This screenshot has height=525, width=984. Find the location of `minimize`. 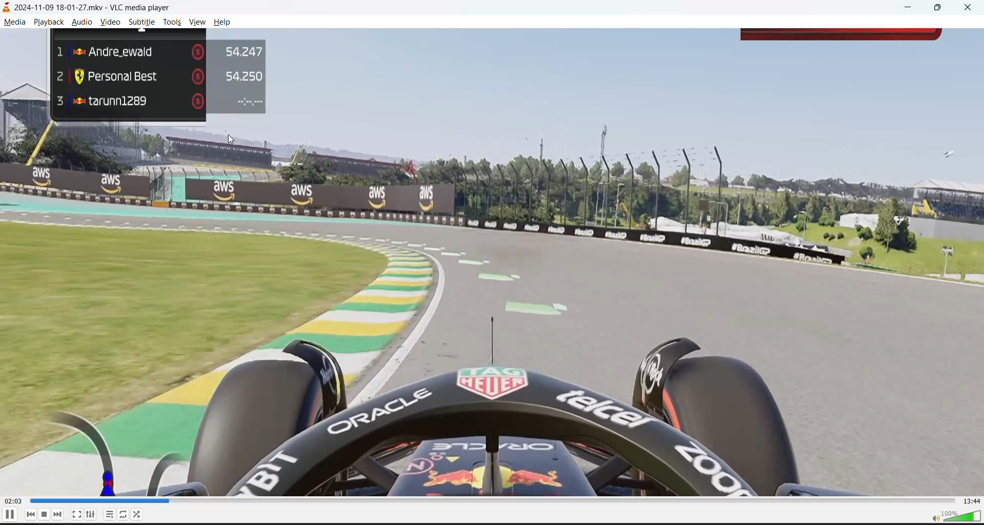

minimize is located at coordinates (911, 9).